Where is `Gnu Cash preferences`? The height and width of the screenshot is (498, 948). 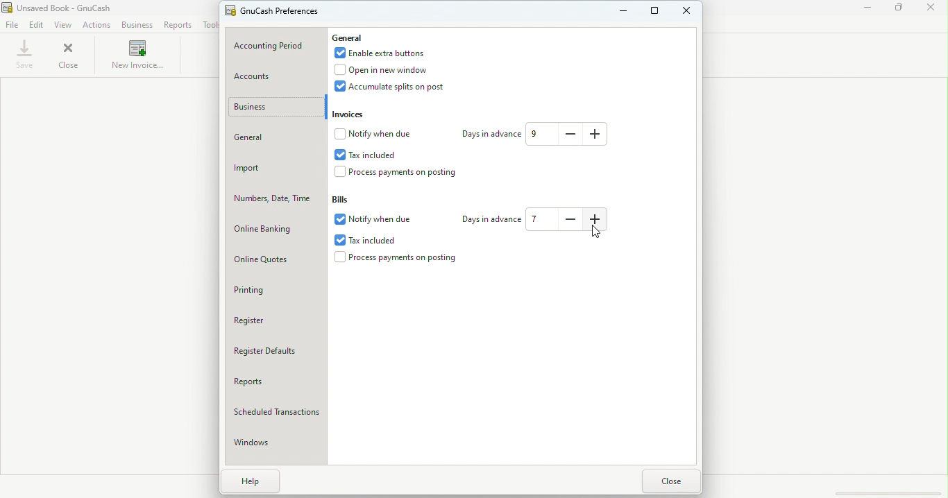
Gnu Cash preferences is located at coordinates (275, 12).